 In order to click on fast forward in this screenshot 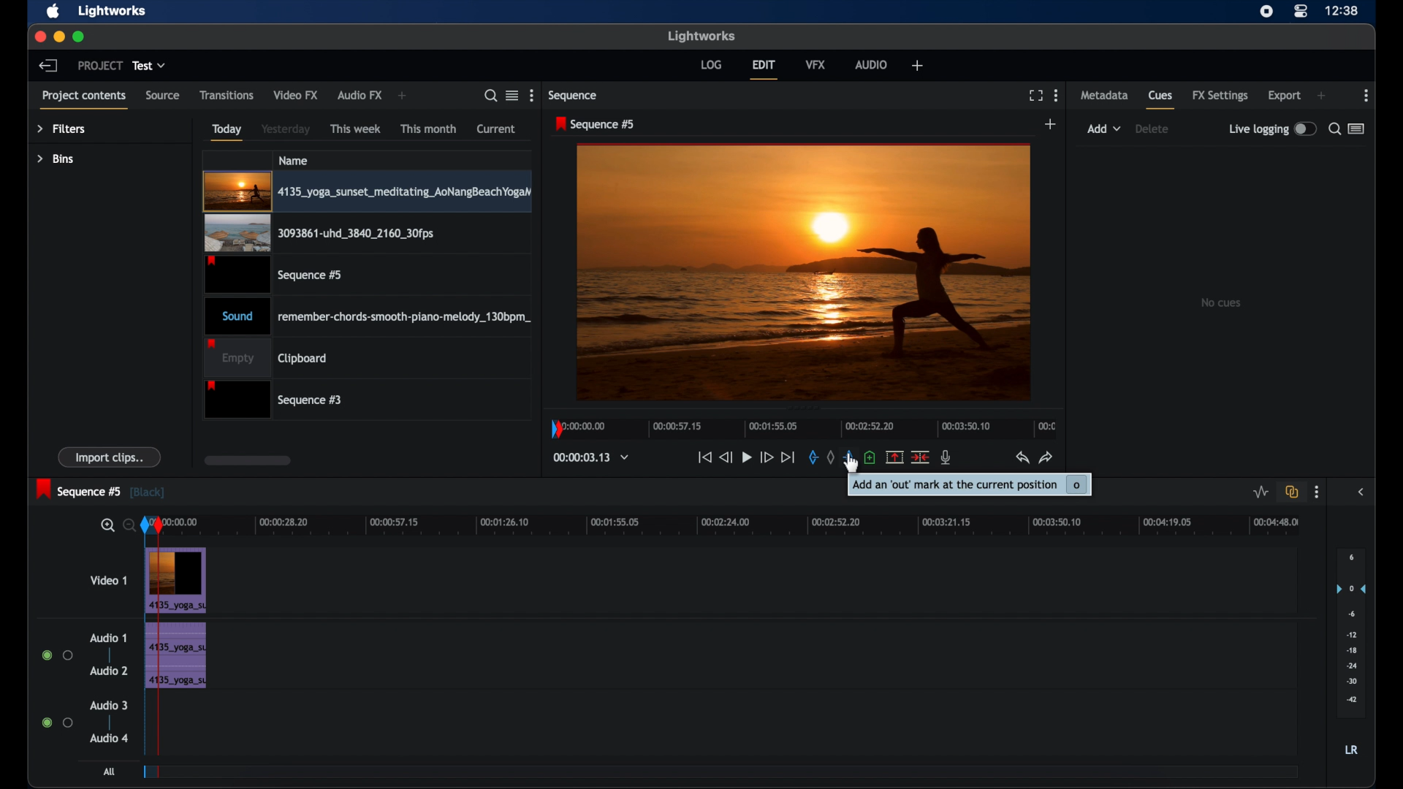, I will do `click(767, 457)`.